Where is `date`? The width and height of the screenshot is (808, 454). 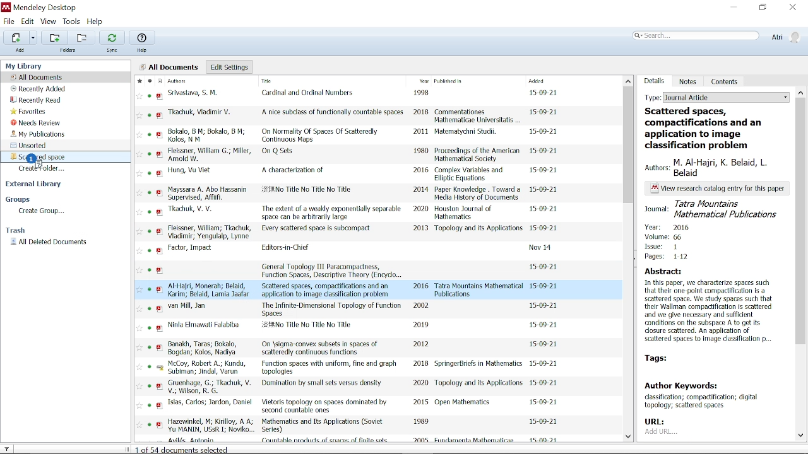
date is located at coordinates (545, 190).